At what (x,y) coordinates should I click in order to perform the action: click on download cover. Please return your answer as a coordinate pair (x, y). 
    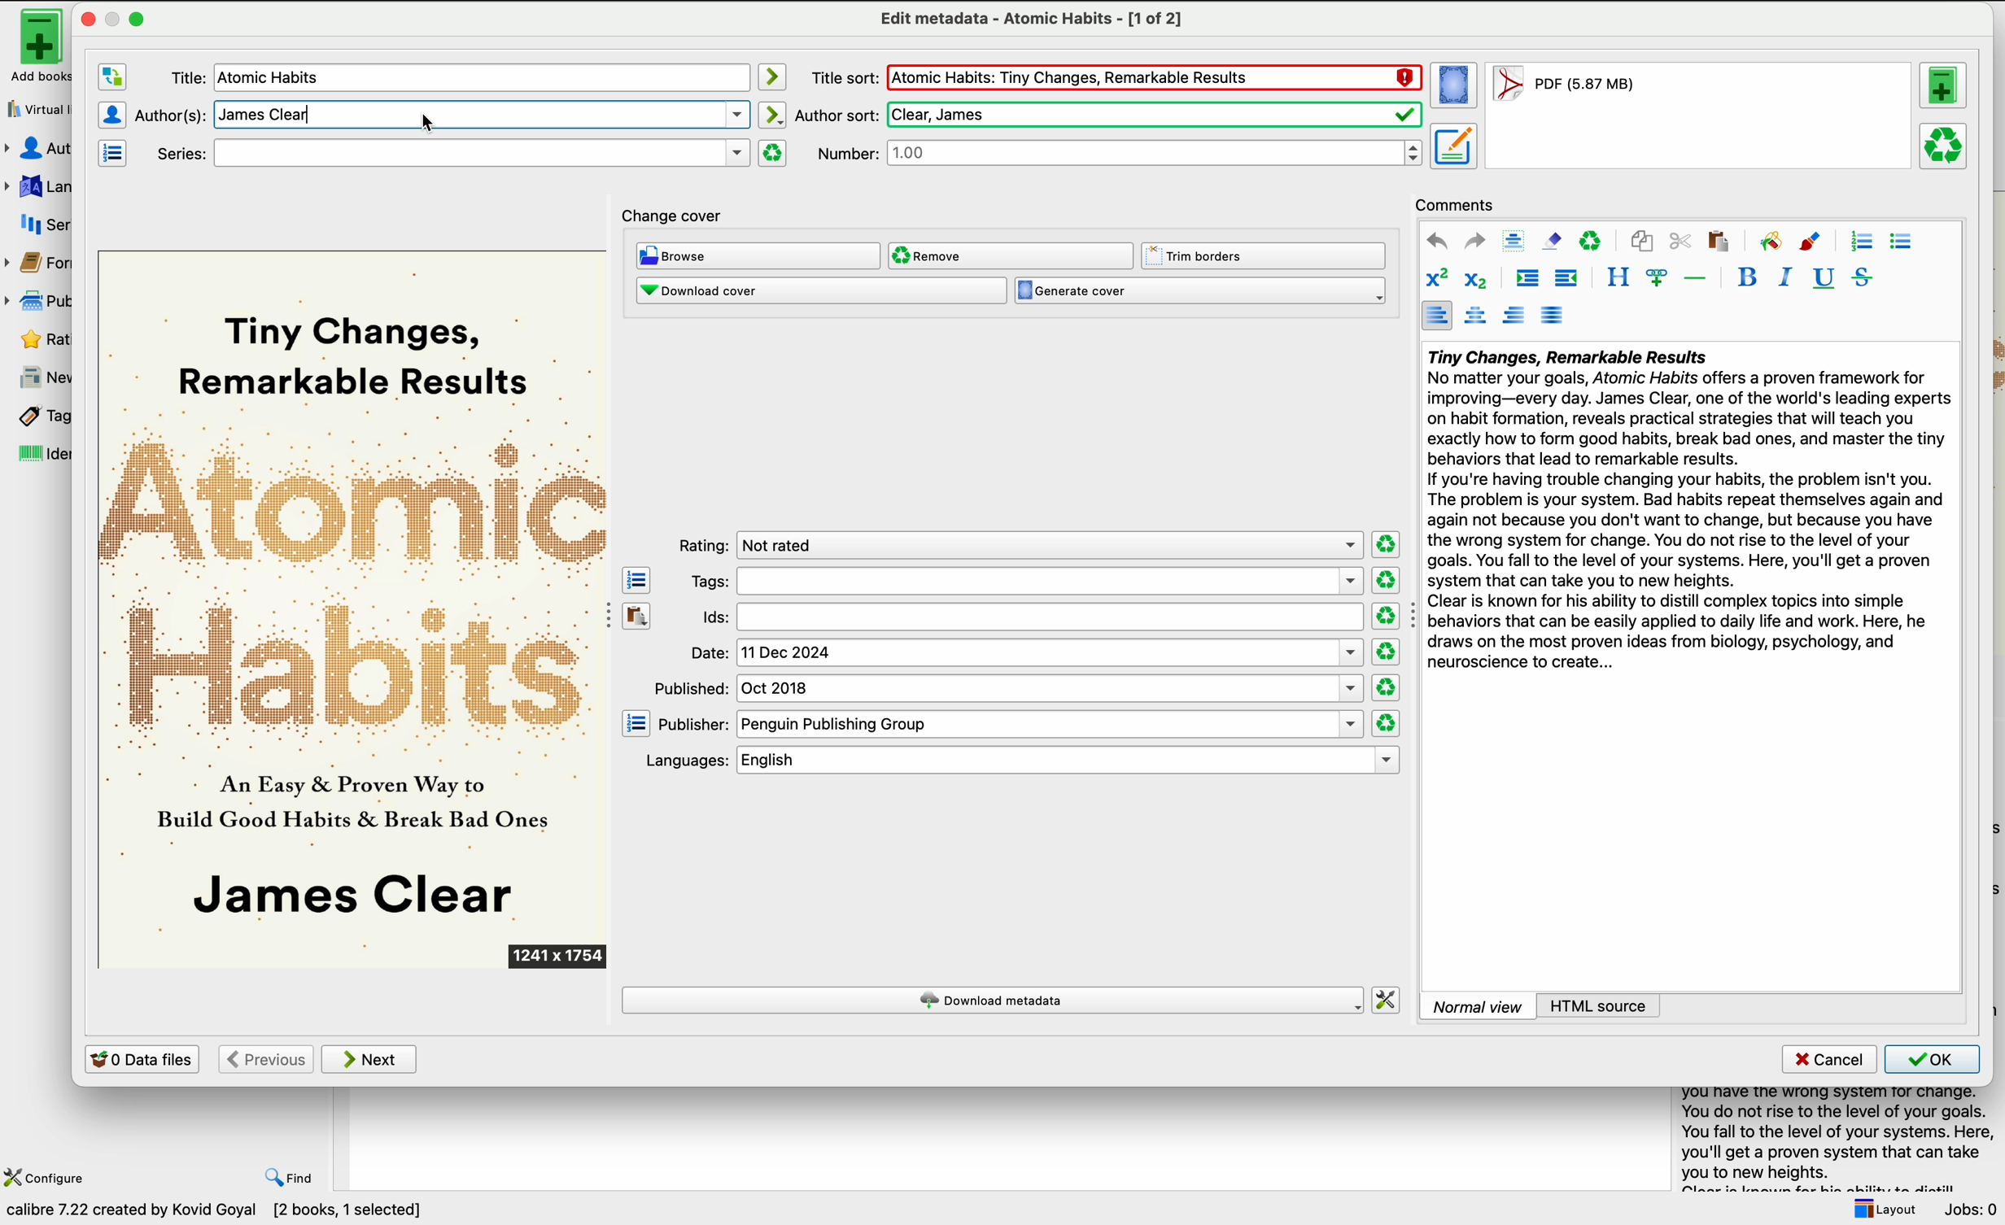
    Looking at the image, I should click on (820, 292).